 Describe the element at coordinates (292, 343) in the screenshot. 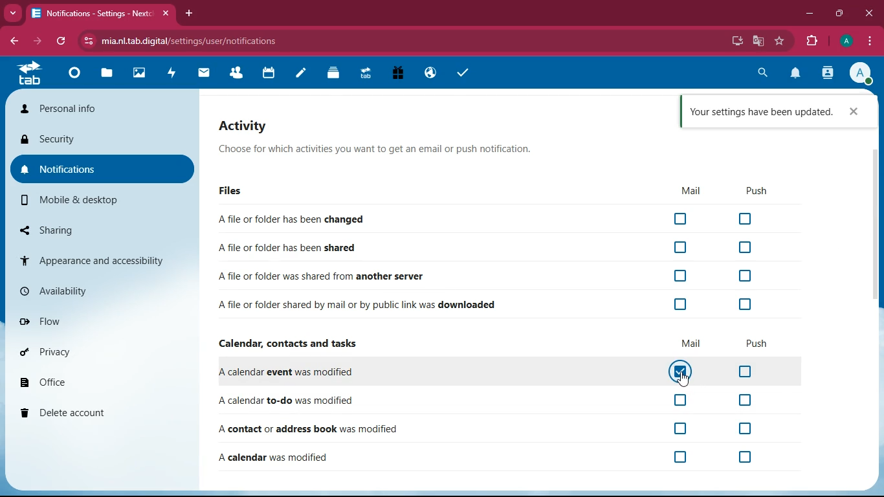

I see `Calendar, contacts and tasks` at that location.